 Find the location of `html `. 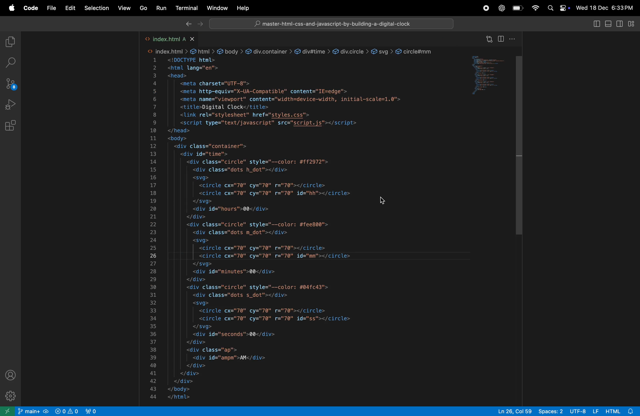

html  is located at coordinates (621, 411).